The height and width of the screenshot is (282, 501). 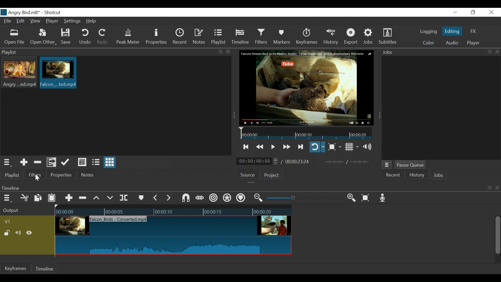 What do you see at coordinates (282, 37) in the screenshot?
I see `Markers` at bounding box center [282, 37].